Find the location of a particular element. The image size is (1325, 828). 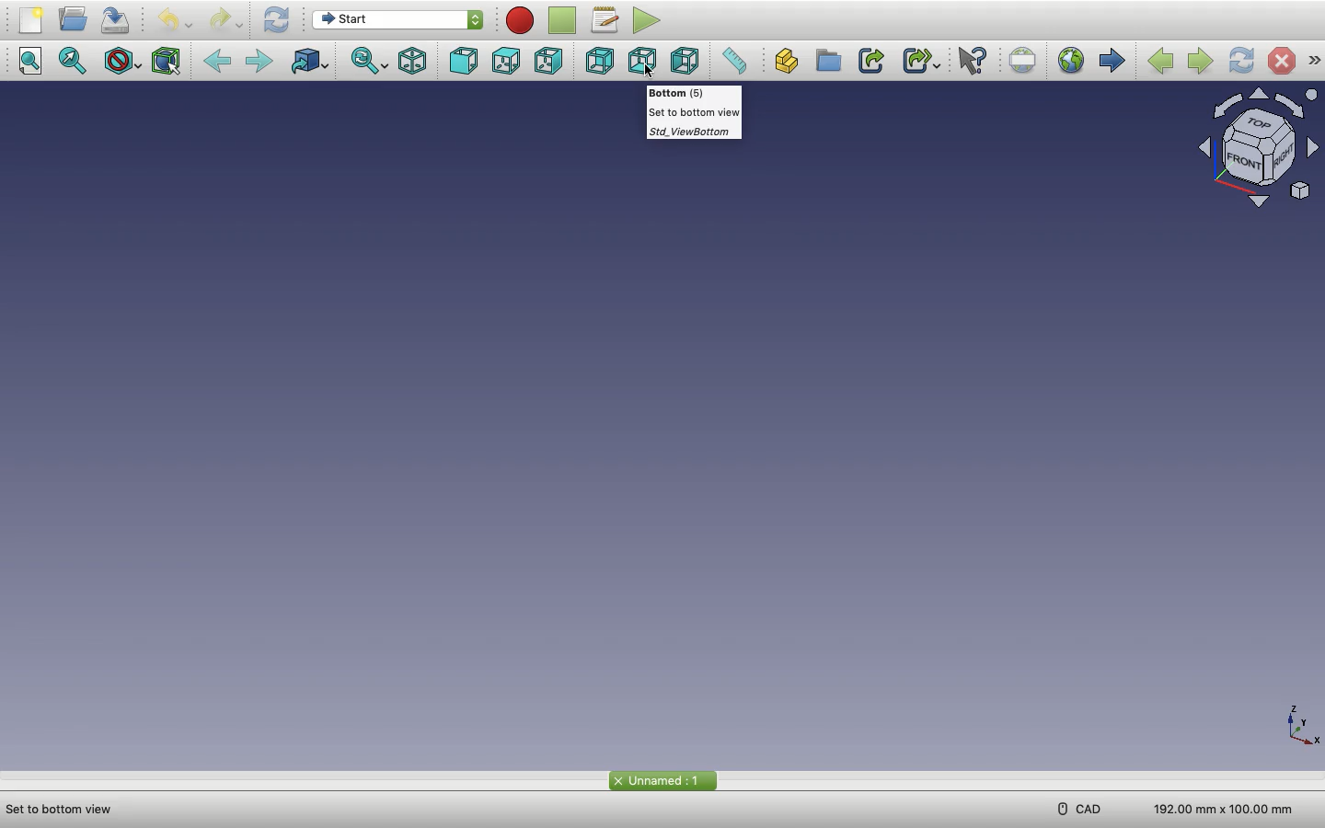

Forward is located at coordinates (265, 63).